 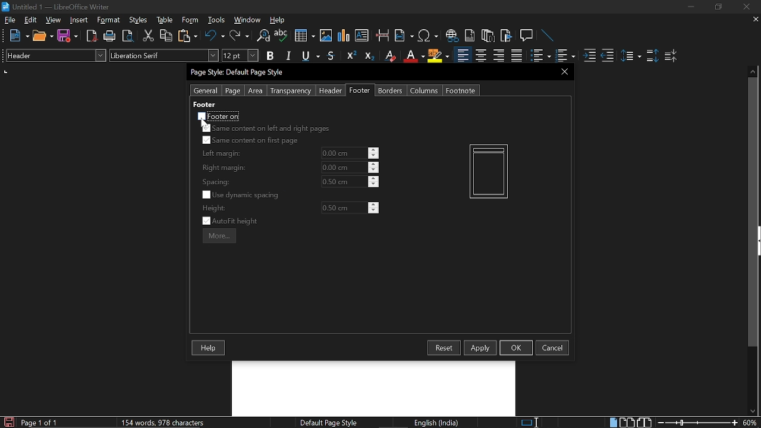 What do you see at coordinates (110, 36) in the screenshot?
I see `Print` at bounding box center [110, 36].